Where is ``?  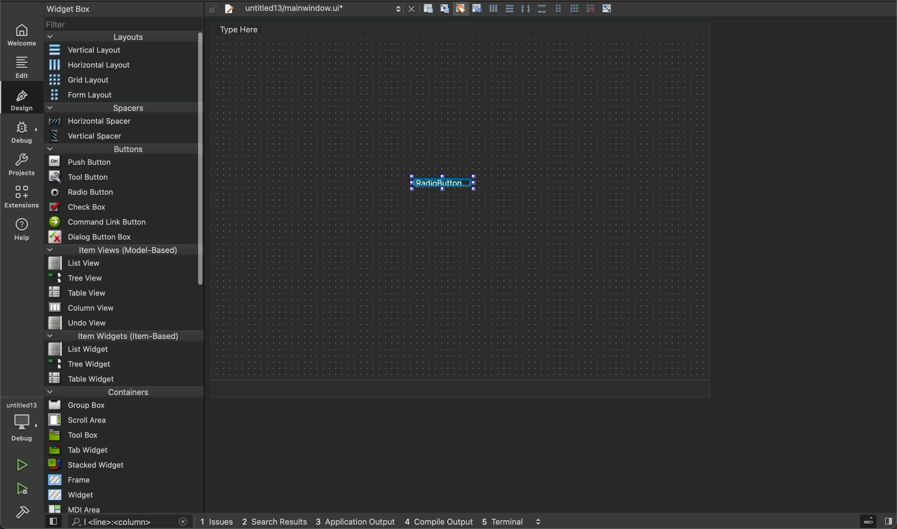
 is located at coordinates (122, 96).